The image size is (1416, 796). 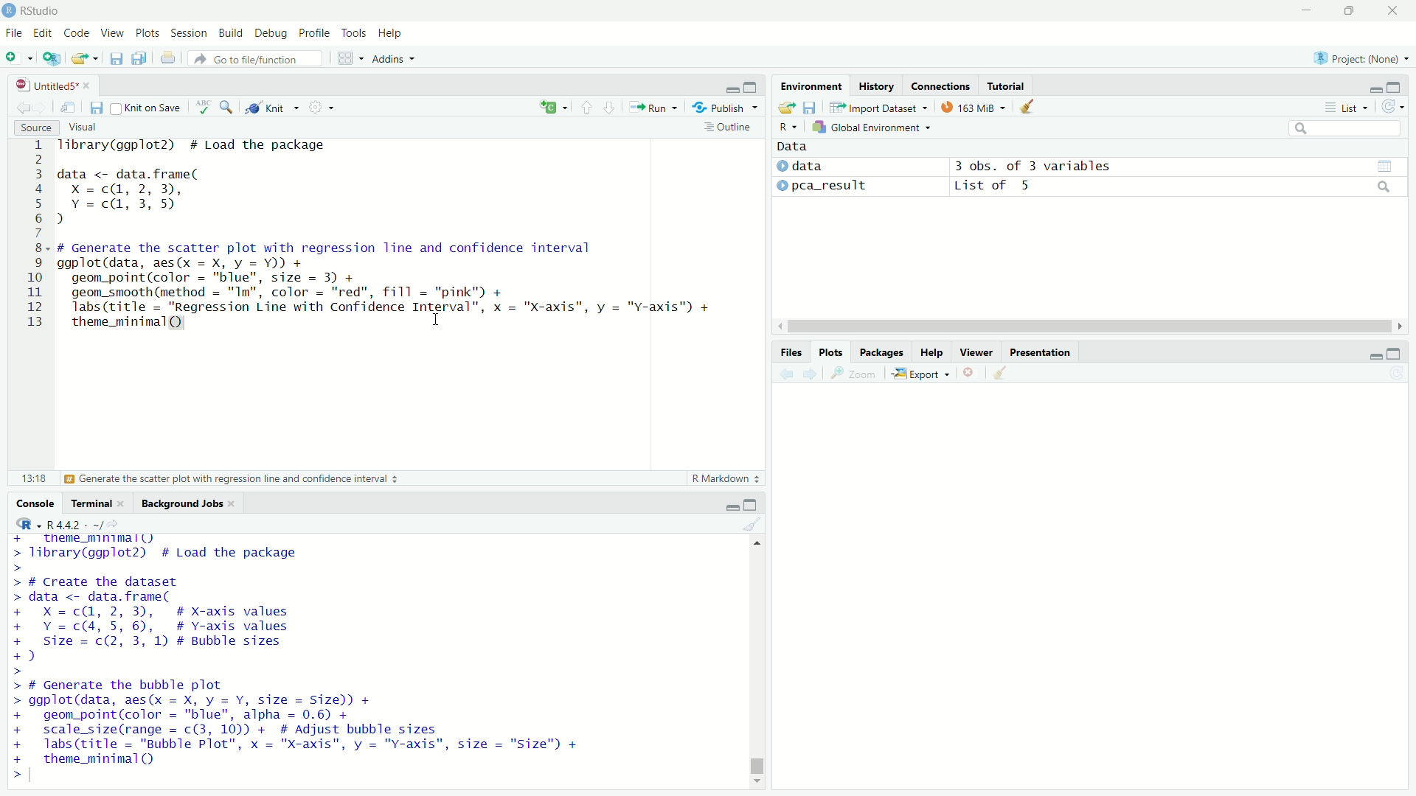 What do you see at coordinates (877, 85) in the screenshot?
I see `History` at bounding box center [877, 85].